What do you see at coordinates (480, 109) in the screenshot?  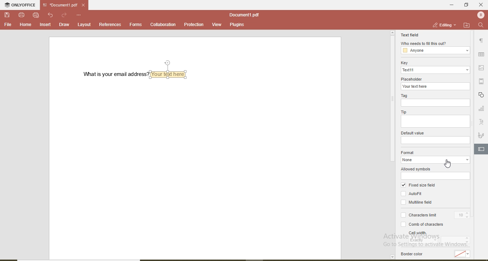 I see `graph` at bounding box center [480, 109].